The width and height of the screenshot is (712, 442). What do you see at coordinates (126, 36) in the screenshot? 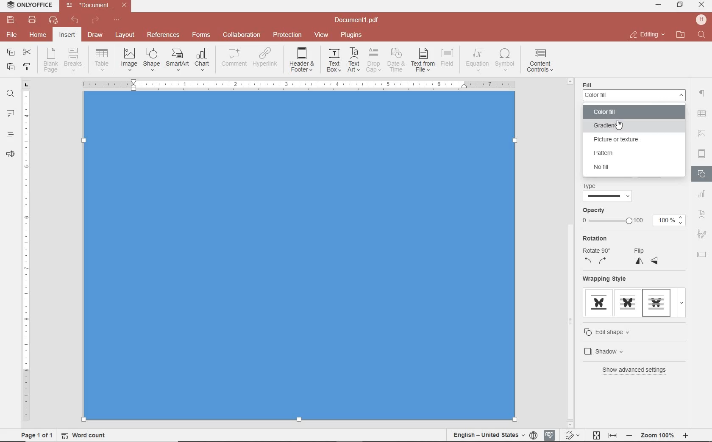
I see `layout` at bounding box center [126, 36].